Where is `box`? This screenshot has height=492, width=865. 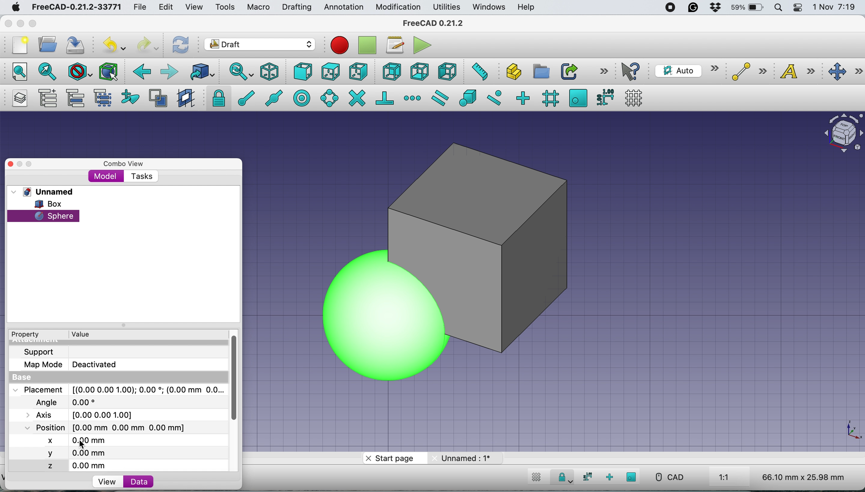 box is located at coordinates (538, 246).